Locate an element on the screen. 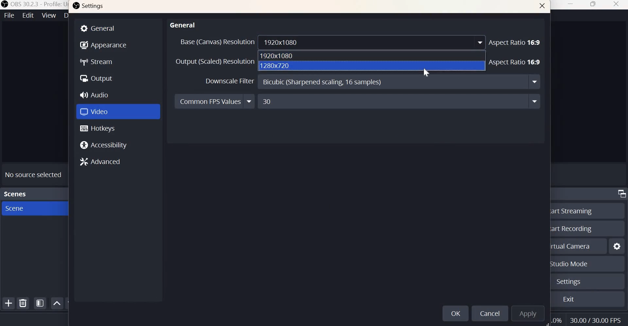 Image resolution: width=628 pixels, height=326 pixels. Appearance is located at coordinates (103, 44).